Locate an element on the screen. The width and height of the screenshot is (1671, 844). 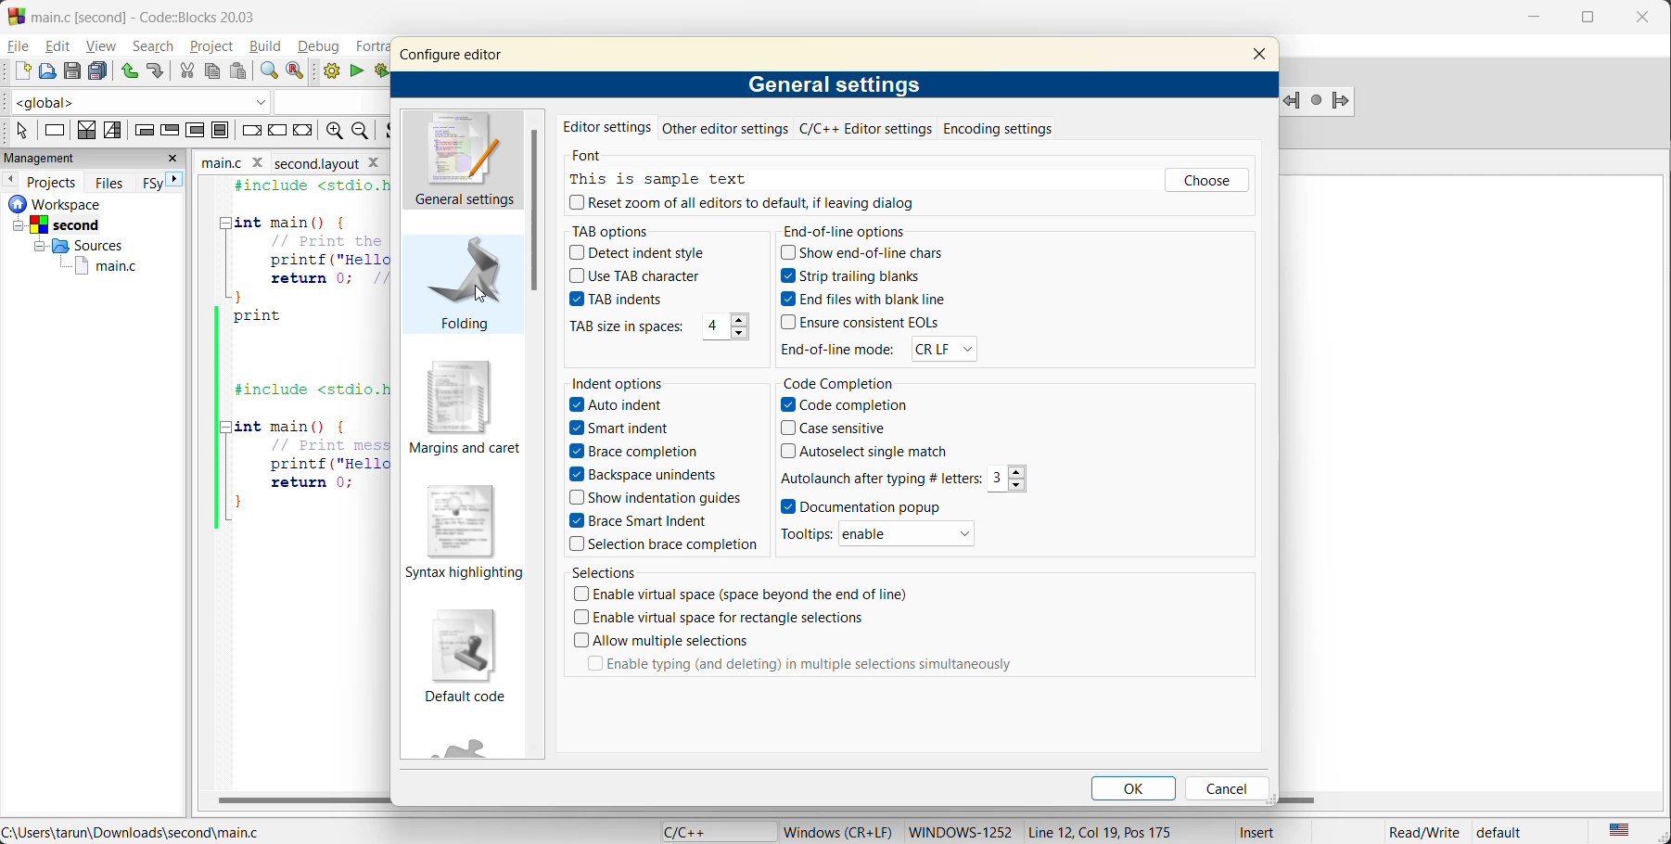
vertical scroll bar is located at coordinates (537, 210).